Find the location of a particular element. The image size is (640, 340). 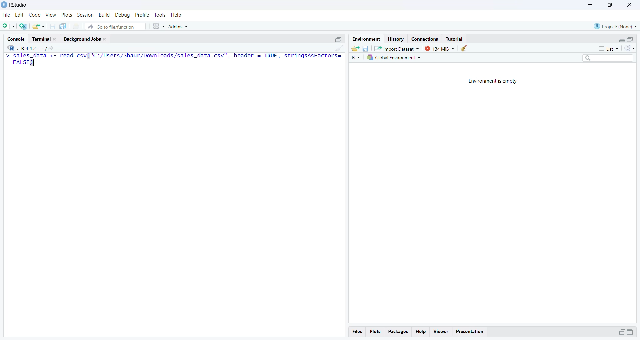

Maximize is located at coordinates (630, 332).